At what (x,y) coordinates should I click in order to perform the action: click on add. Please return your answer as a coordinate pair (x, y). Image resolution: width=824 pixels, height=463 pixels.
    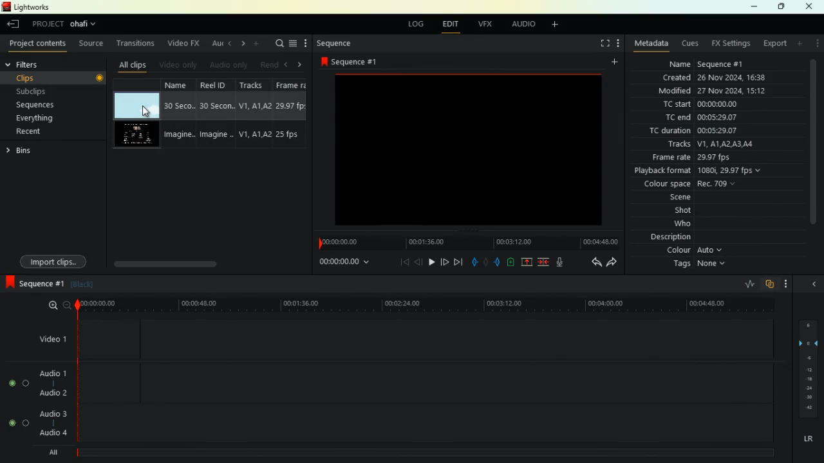
    Looking at the image, I should click on (552, 26).